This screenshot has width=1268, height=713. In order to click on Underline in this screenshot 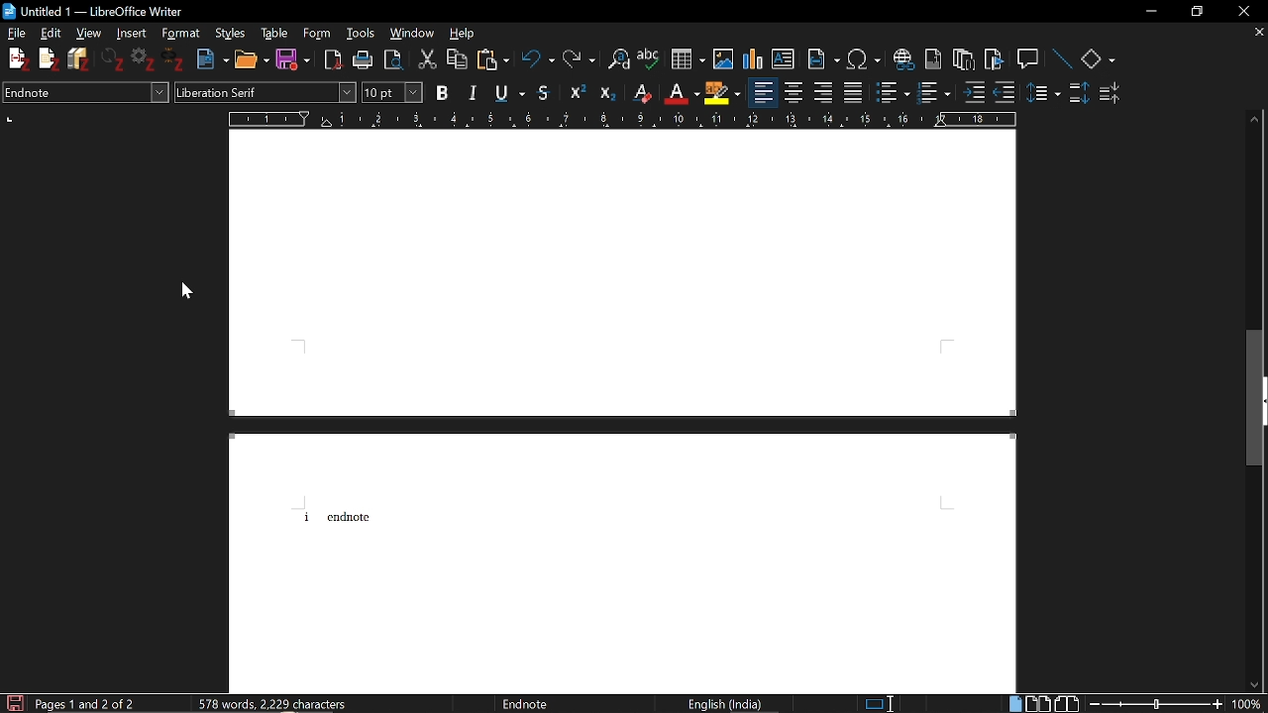, I will do `click(683, 94)`.